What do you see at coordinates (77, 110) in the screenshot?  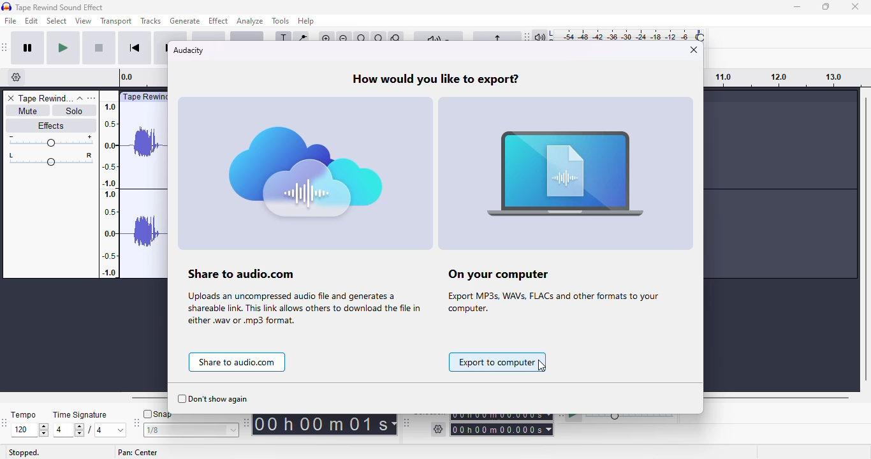 I see `solo` at bounding box center [77, 110].